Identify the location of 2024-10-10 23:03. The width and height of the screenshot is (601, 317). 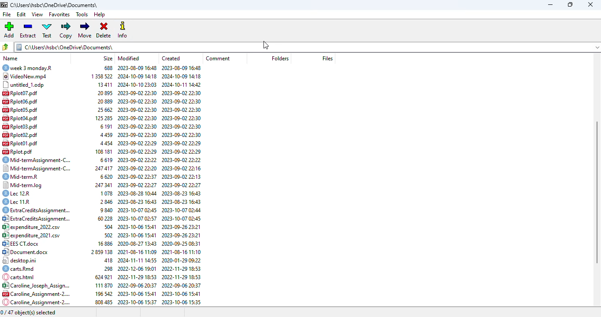
(137, 85).